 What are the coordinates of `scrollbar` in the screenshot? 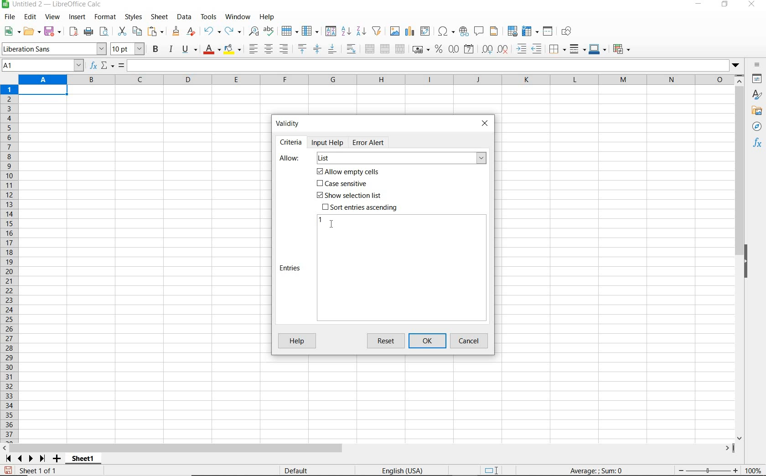 It's located at (740, 258).